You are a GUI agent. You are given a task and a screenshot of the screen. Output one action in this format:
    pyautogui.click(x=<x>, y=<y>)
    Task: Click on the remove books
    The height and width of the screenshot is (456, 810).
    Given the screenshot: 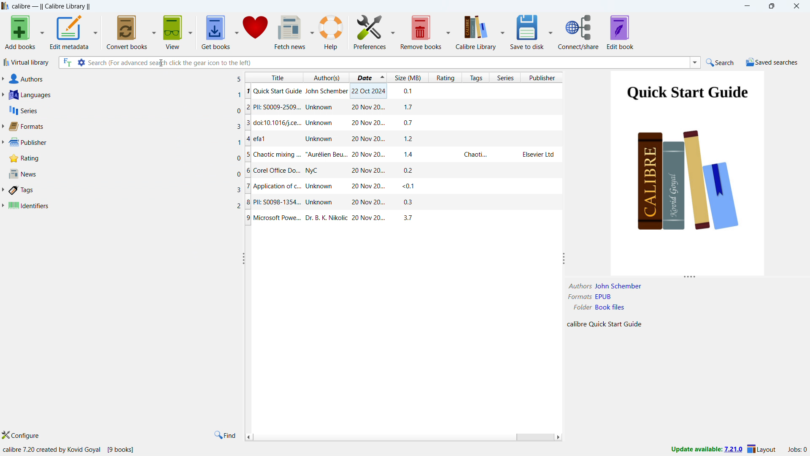 What is the action you would take?
    pyautogui.click(x=421, y=32)
    